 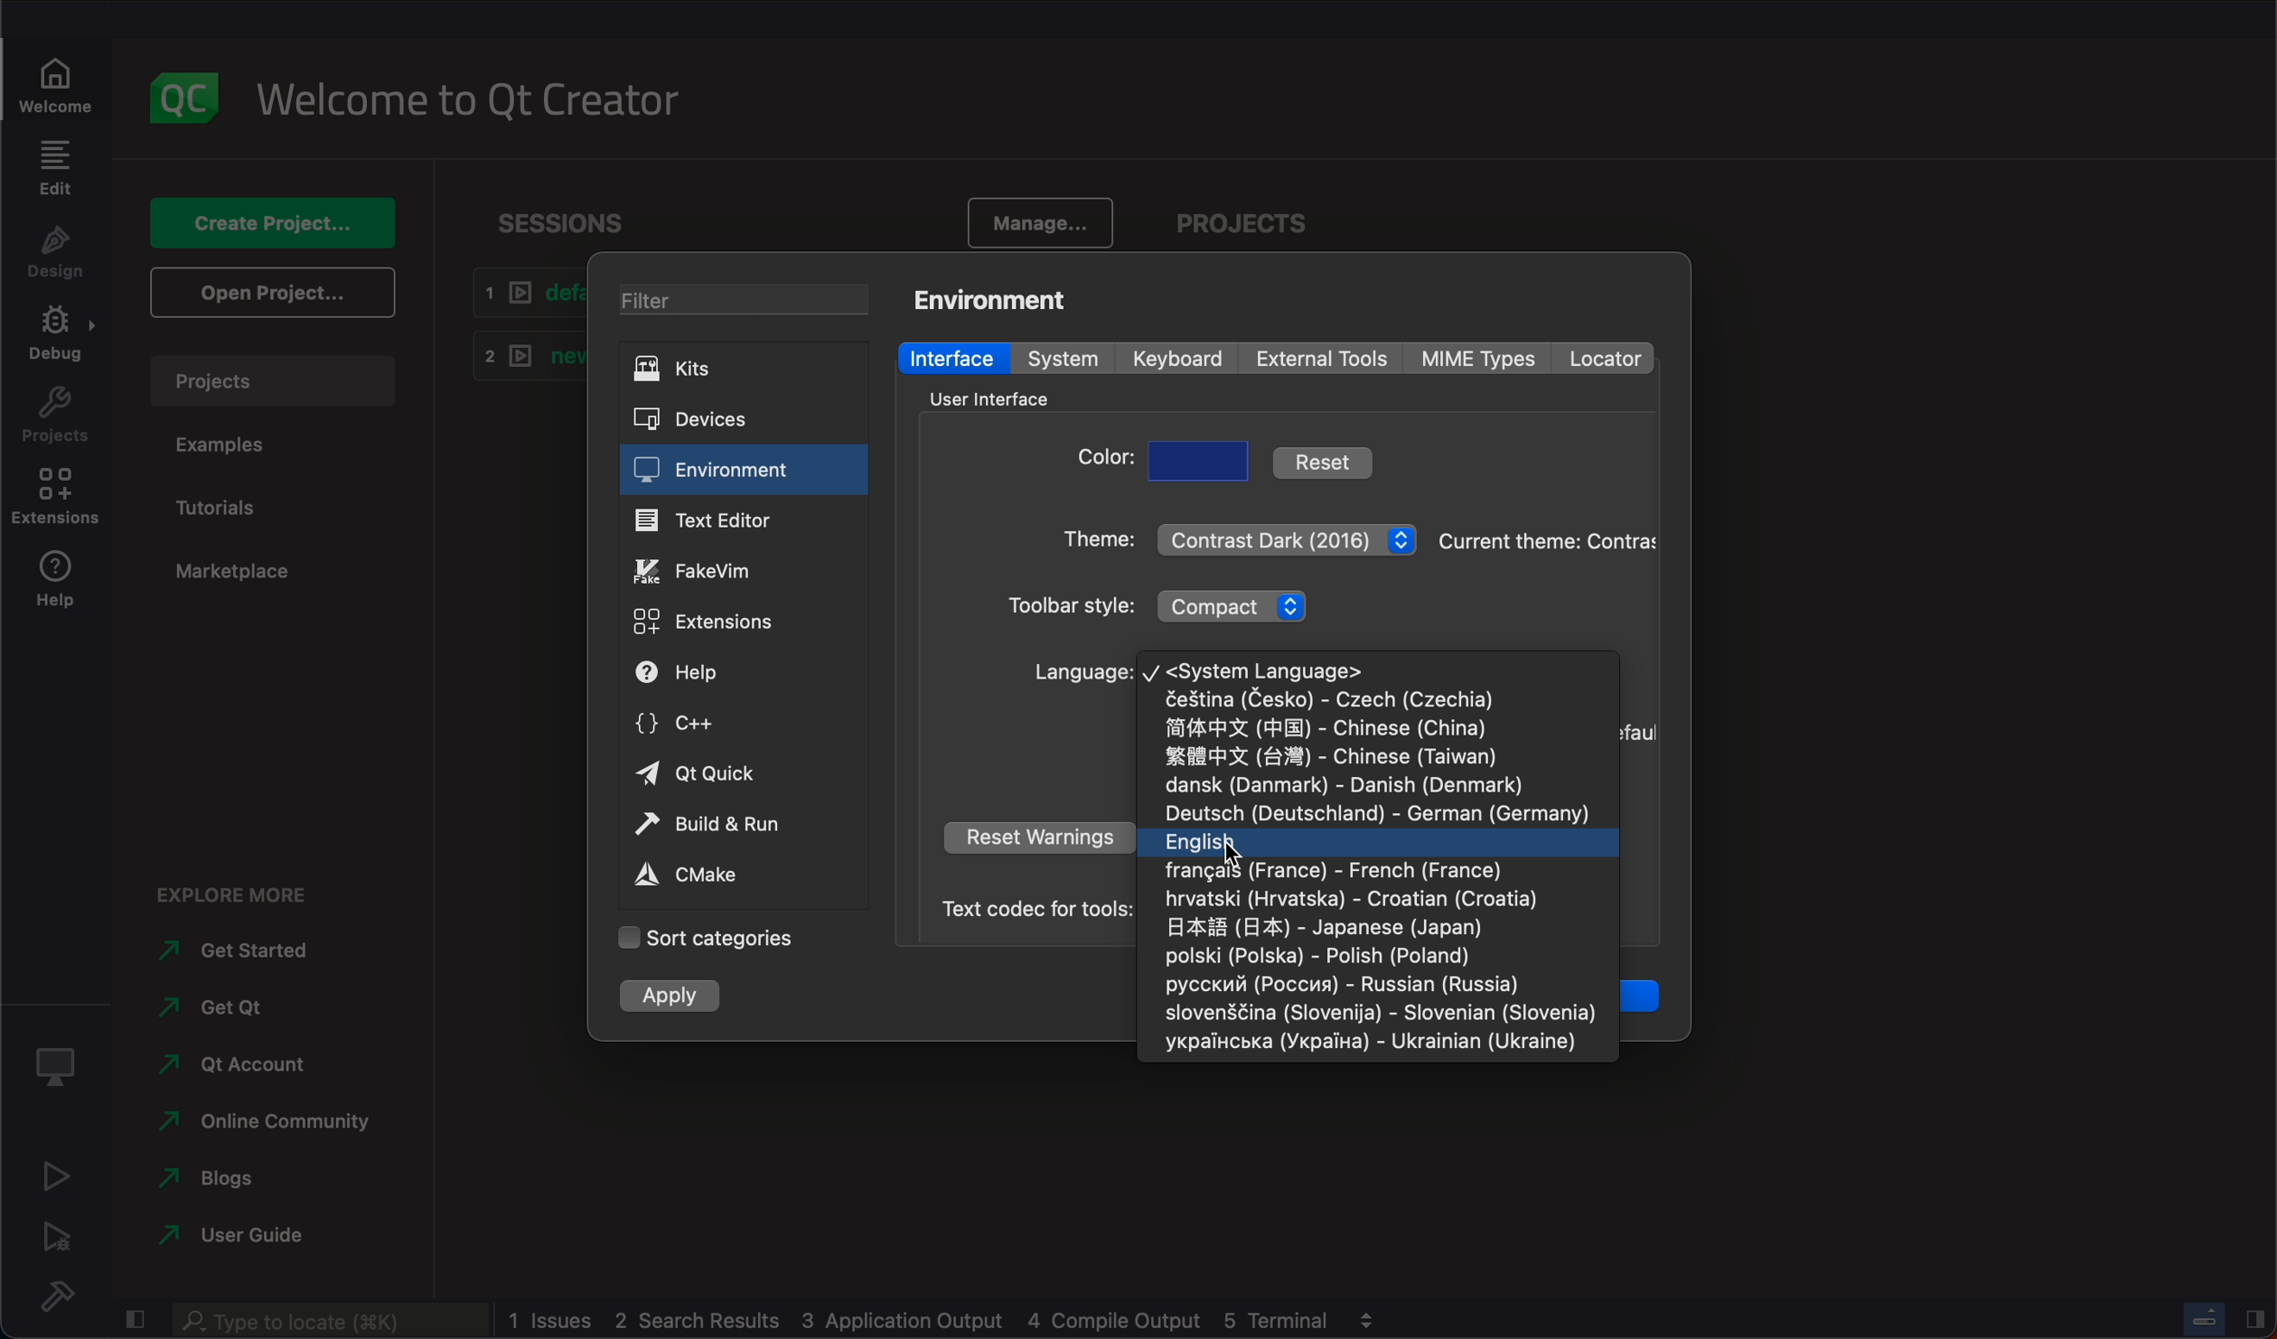 What do you see at coordinates (2204, 1316) in the screenshot?
I see `progress bar` at bounding box center [2204, 1316].